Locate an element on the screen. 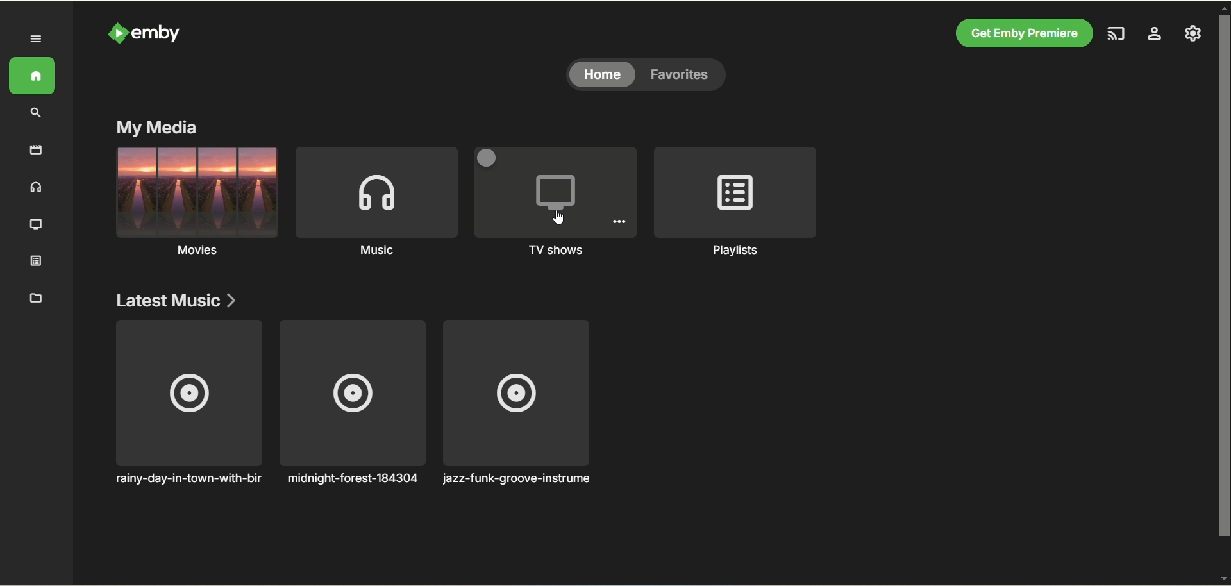  home is located at coordinates (603, 76).